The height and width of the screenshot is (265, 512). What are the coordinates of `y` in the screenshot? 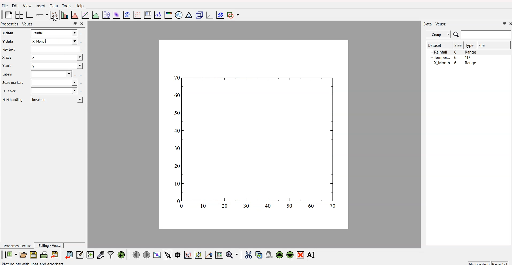 It's located at (56, 66).